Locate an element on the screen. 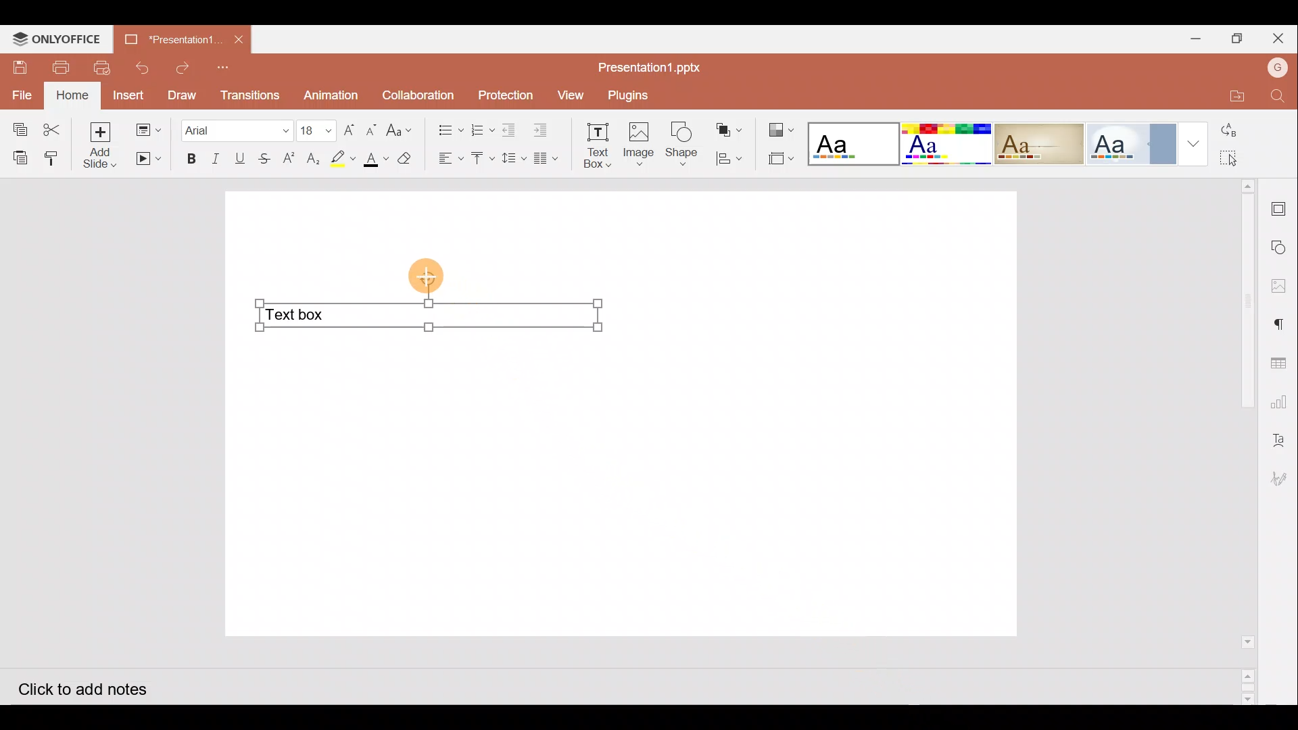  Copy is located at coordinates (17, 126).